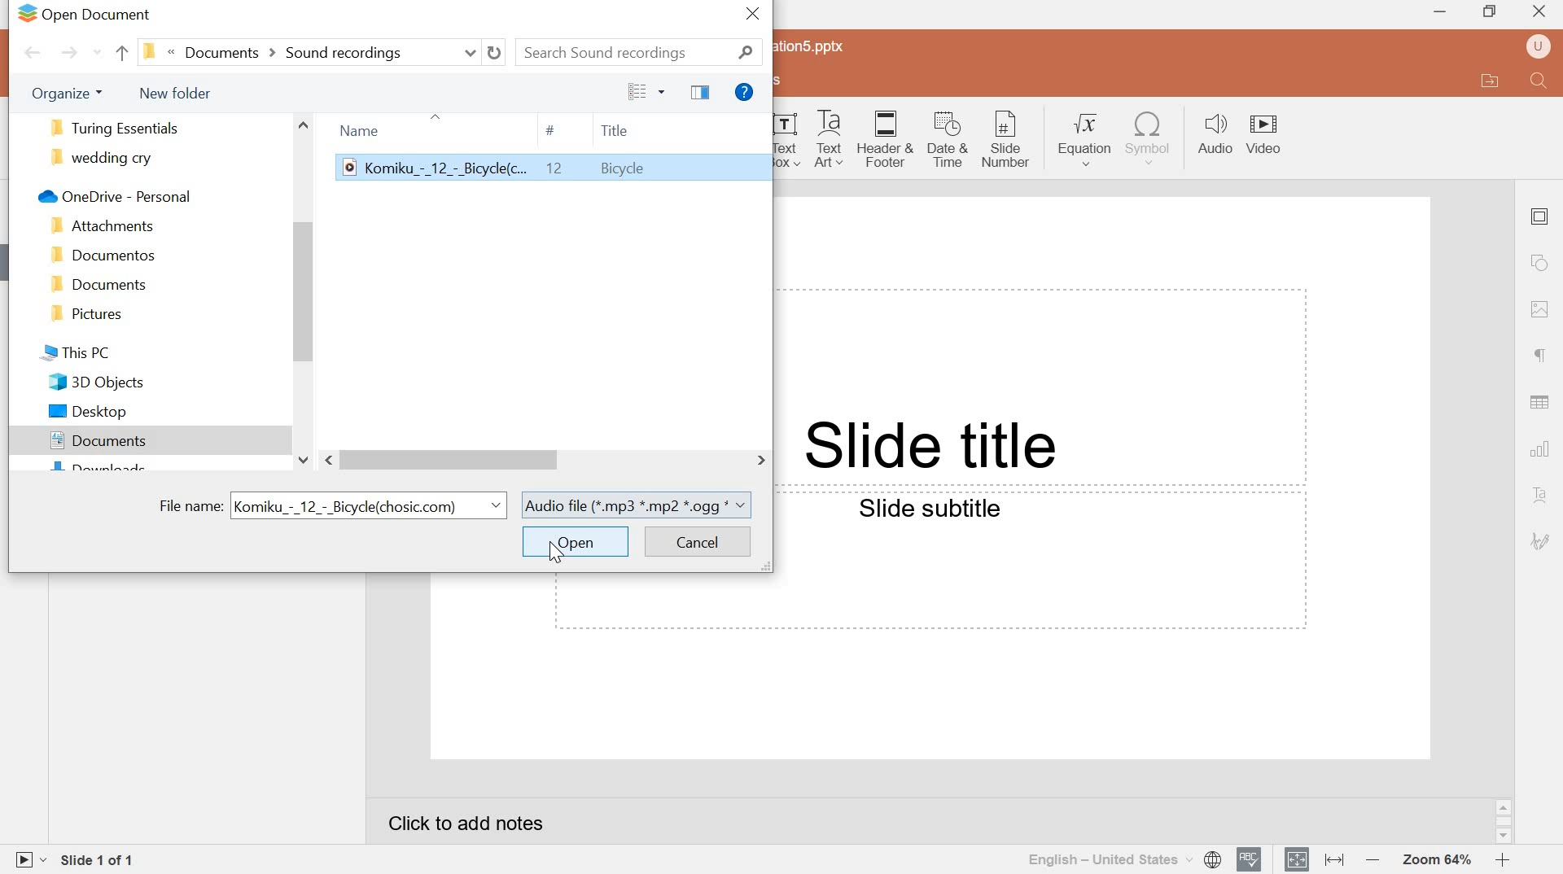 The width and height of the screenshot is (1563, 874). Describe the element at coordinates (67, 52) in the screenshot. I see `forward` at that location.